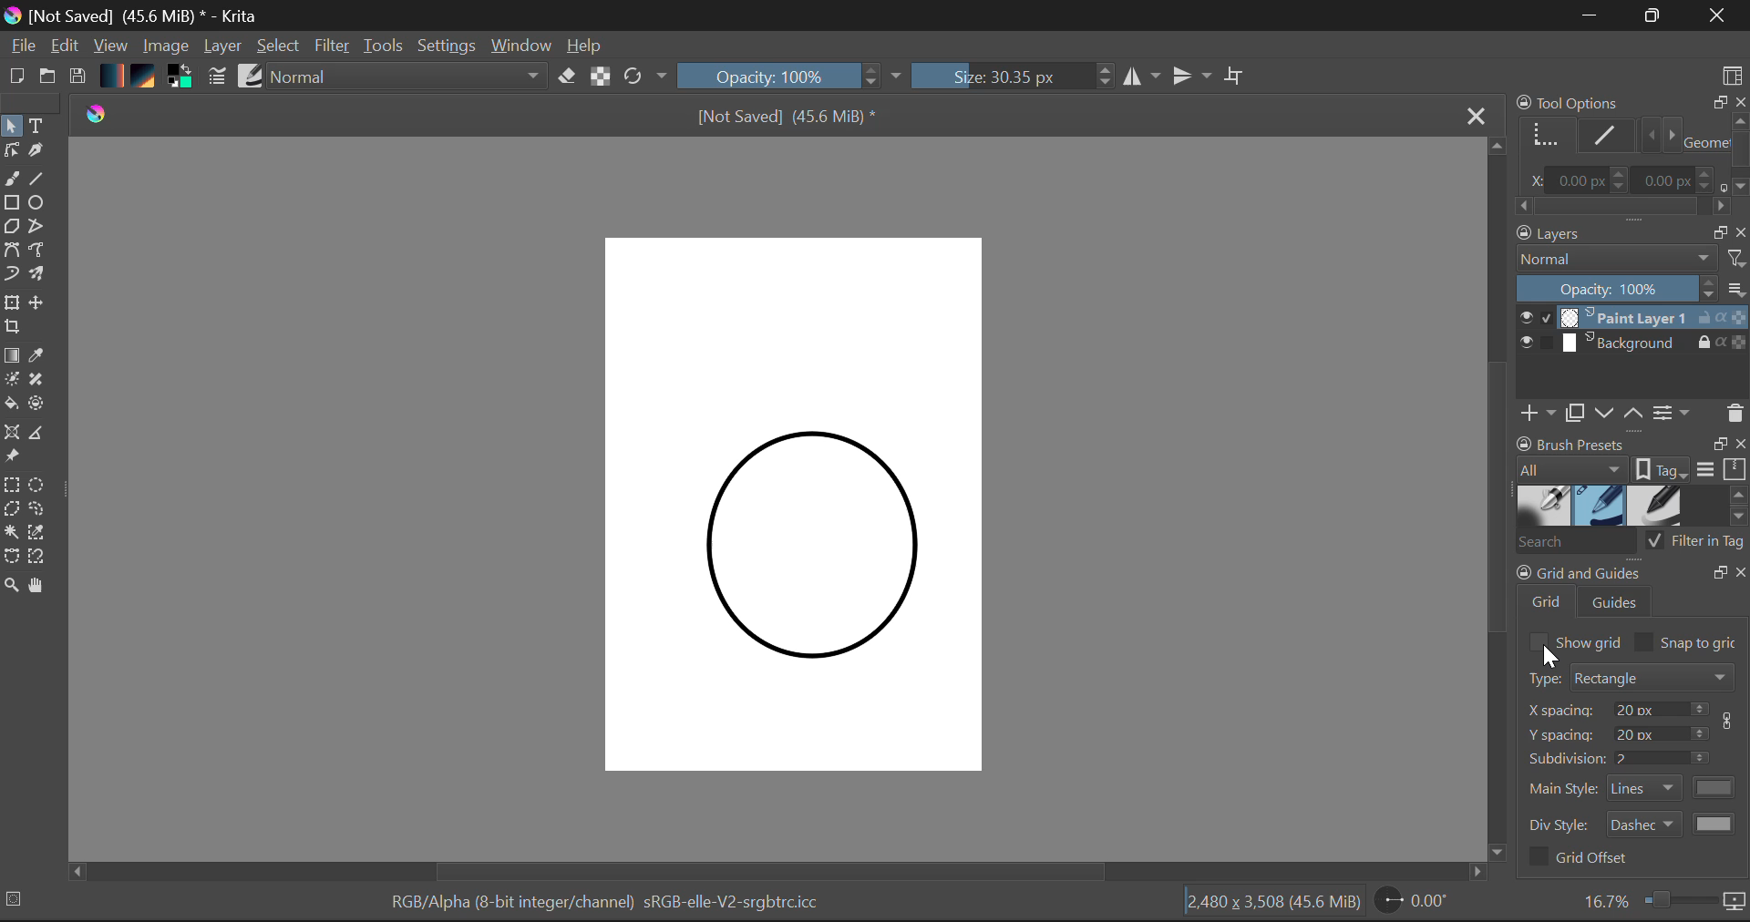 The image size is (1750, 922). Describe the element at coordinates (1194, 76) in the screenshot. I see `Horizontal Mirror Flip` at that location.